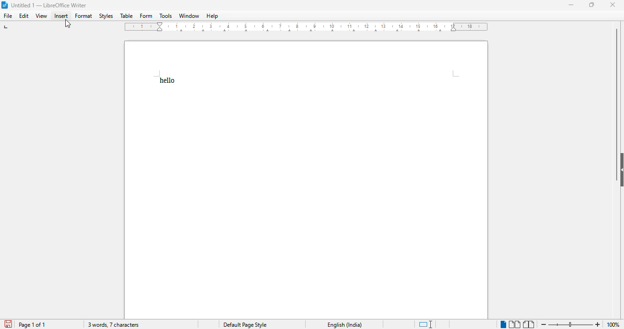 The image size is (624, 329). What do you see at coordinates (113, 324) in the screenshot?
I see `3 words, 7 characters` at bounding box center [113, 324].